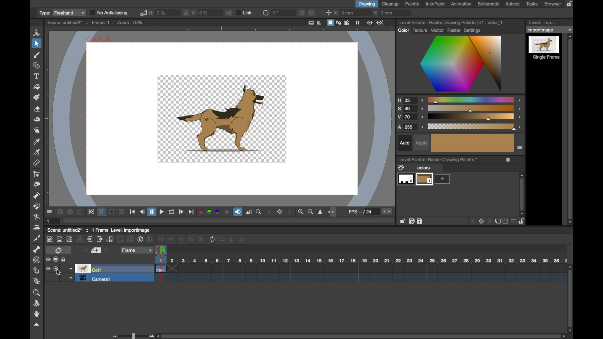 The image size is (603, 339). Describe the element at coordinates (407, 100) in the screenshot. I see `H` at that location.